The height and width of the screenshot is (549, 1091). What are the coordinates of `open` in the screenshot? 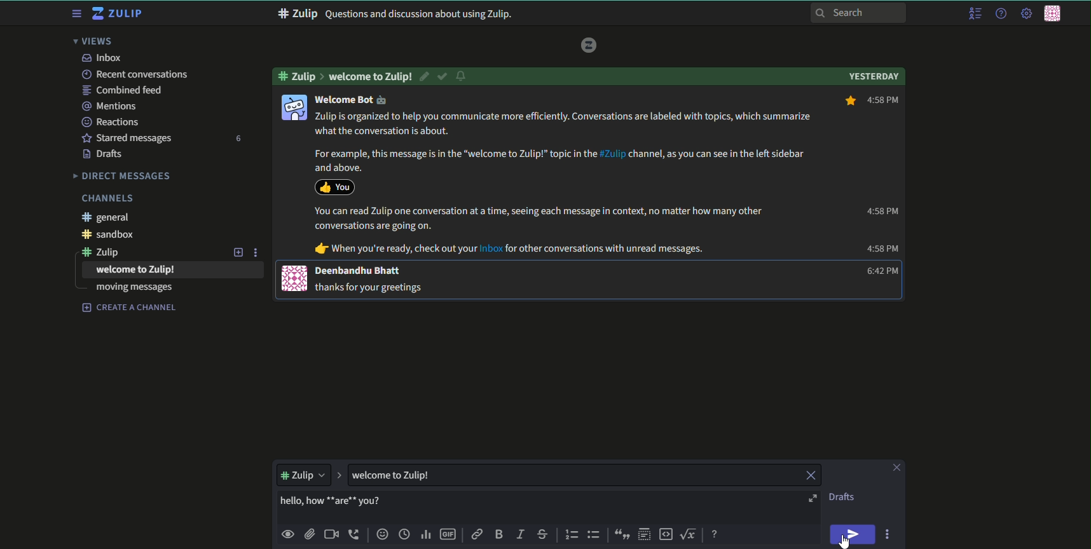 It's located at (811, 499).